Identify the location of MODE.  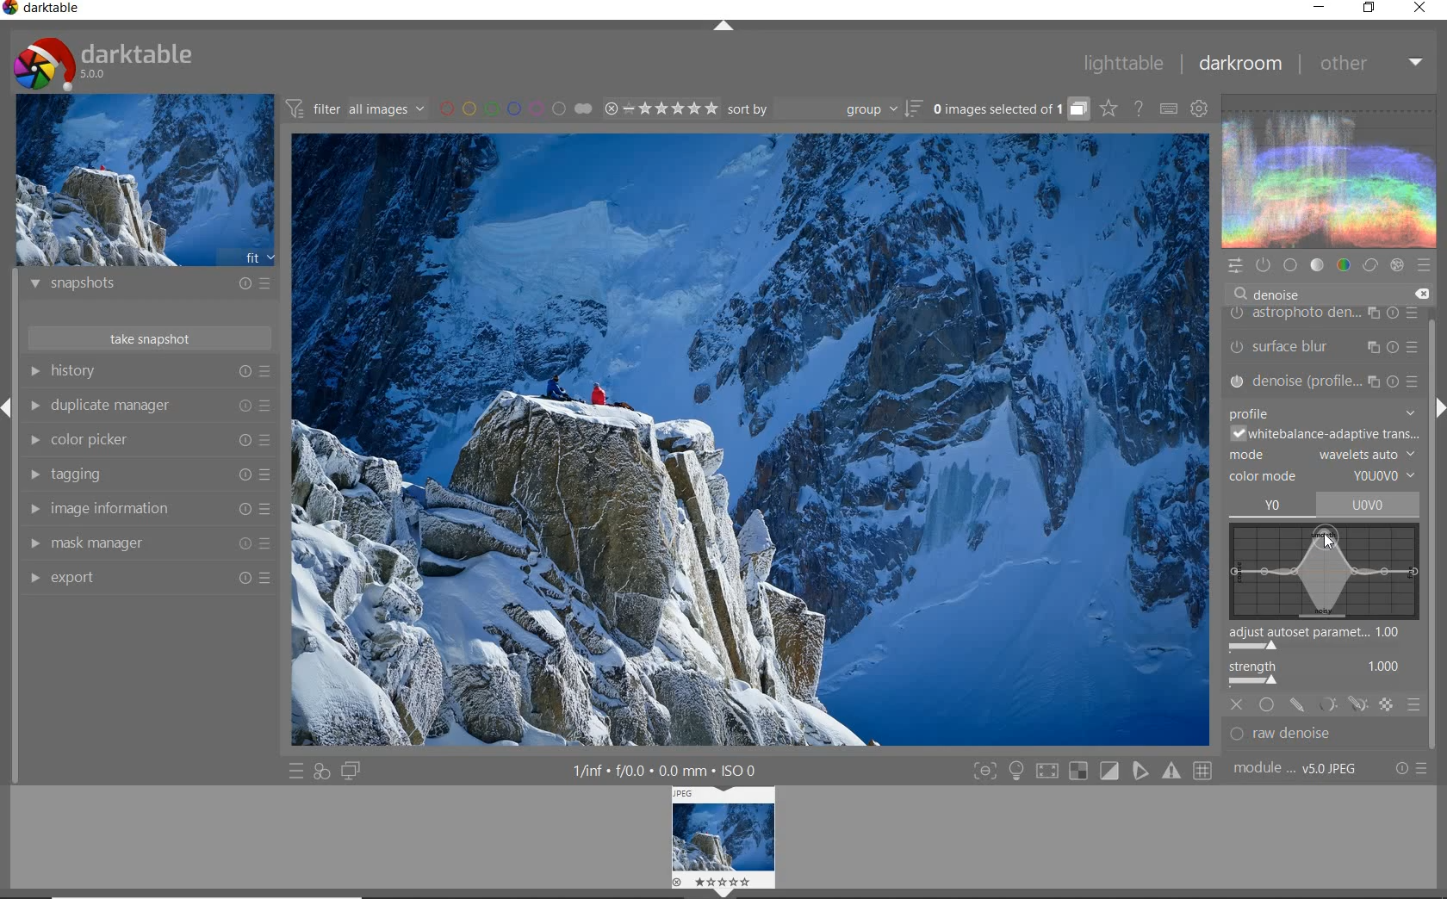
(1323, 453).